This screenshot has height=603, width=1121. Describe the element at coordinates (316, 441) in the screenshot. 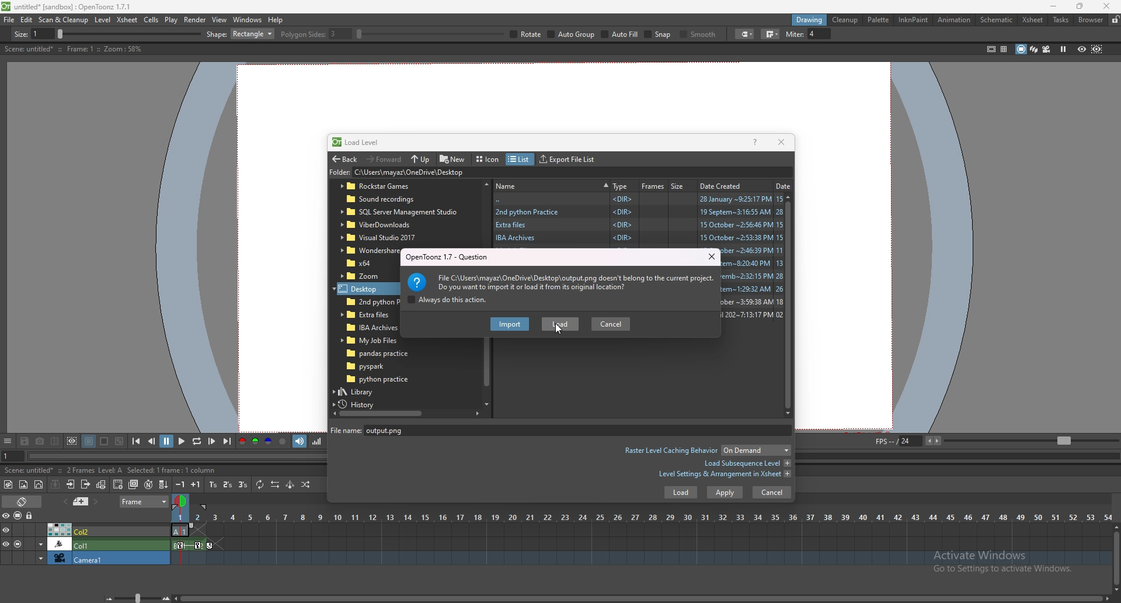

I see `histogram` at that location.